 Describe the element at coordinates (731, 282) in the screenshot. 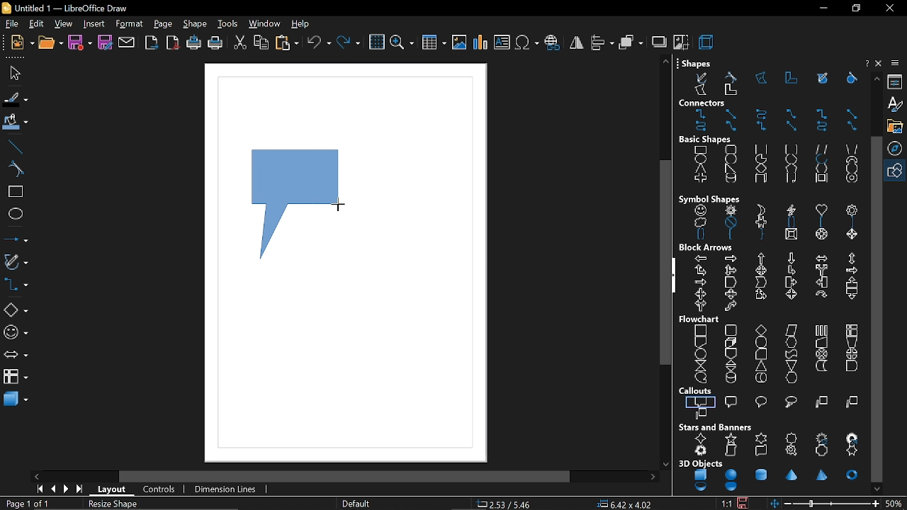

I see `pentagon` at that location.